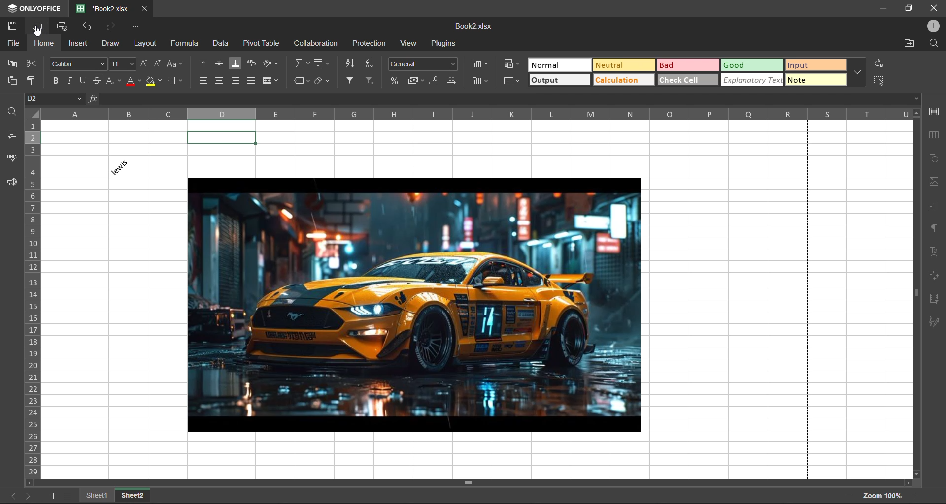  I want to click on sort descending, so click(369, 64).